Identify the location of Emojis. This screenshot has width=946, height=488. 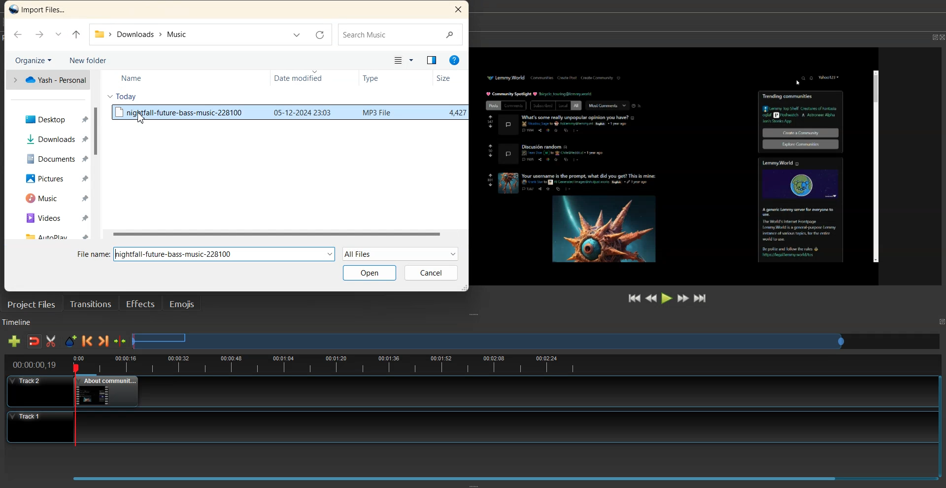
(183, 303).